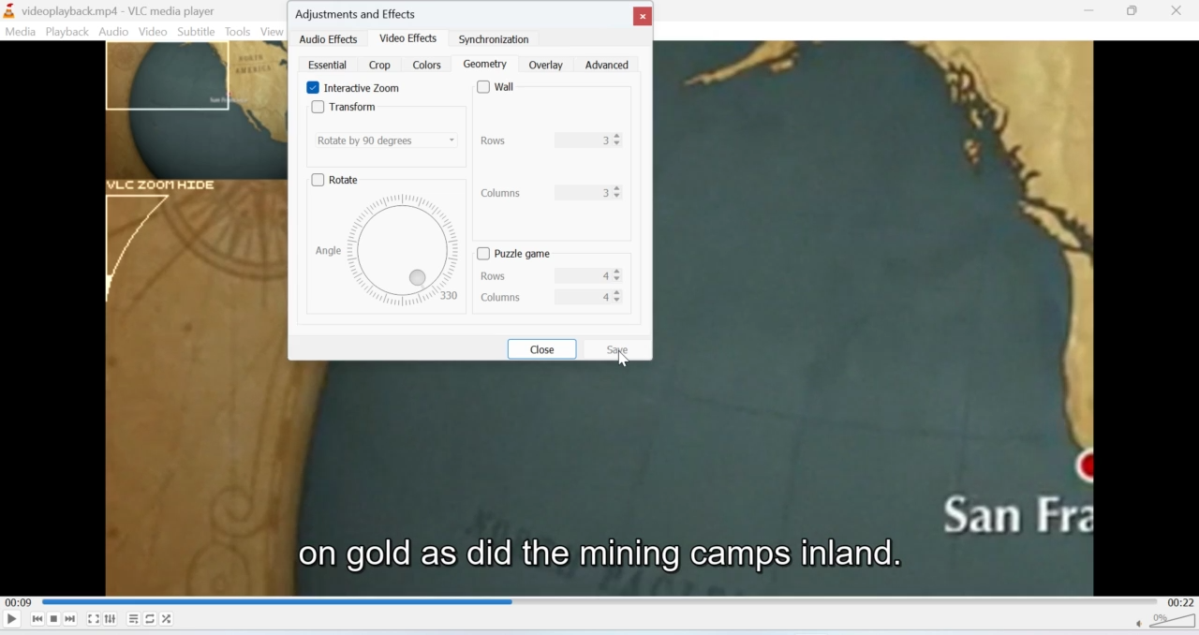 This screenshot has height=635, width=1199. I want to click on colors, so click(426, 65).